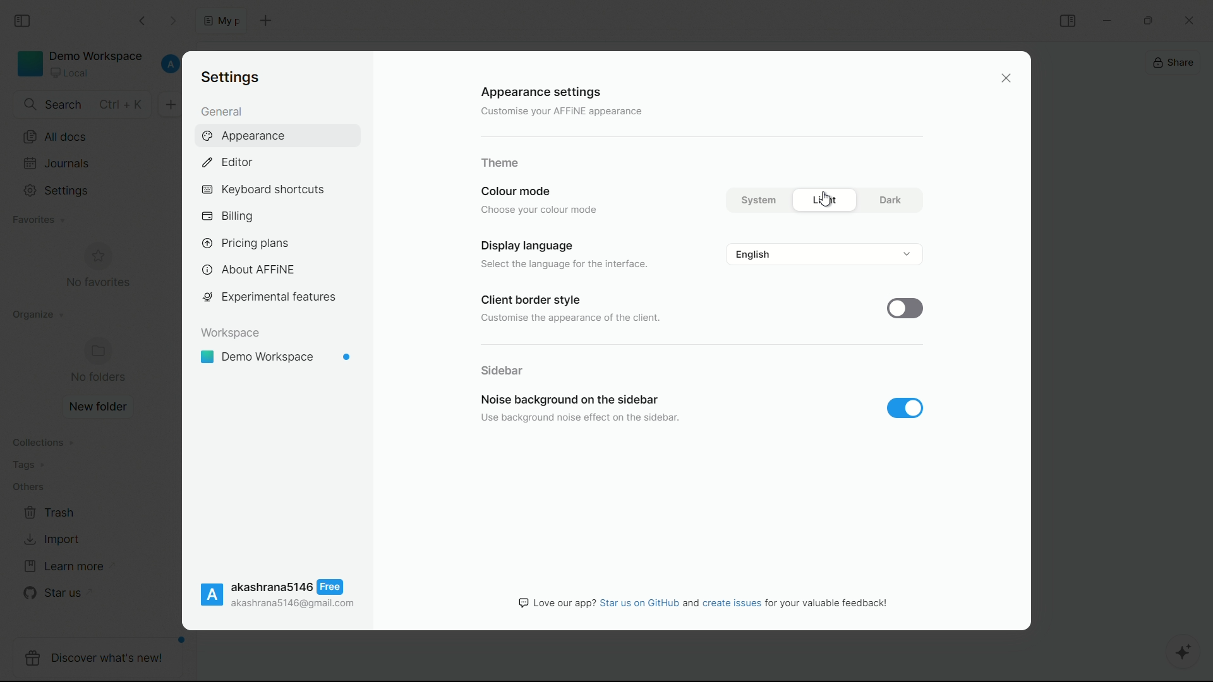  Describe the element at coordinates (33, 318) in the screenshot. I see `organize` at that location.